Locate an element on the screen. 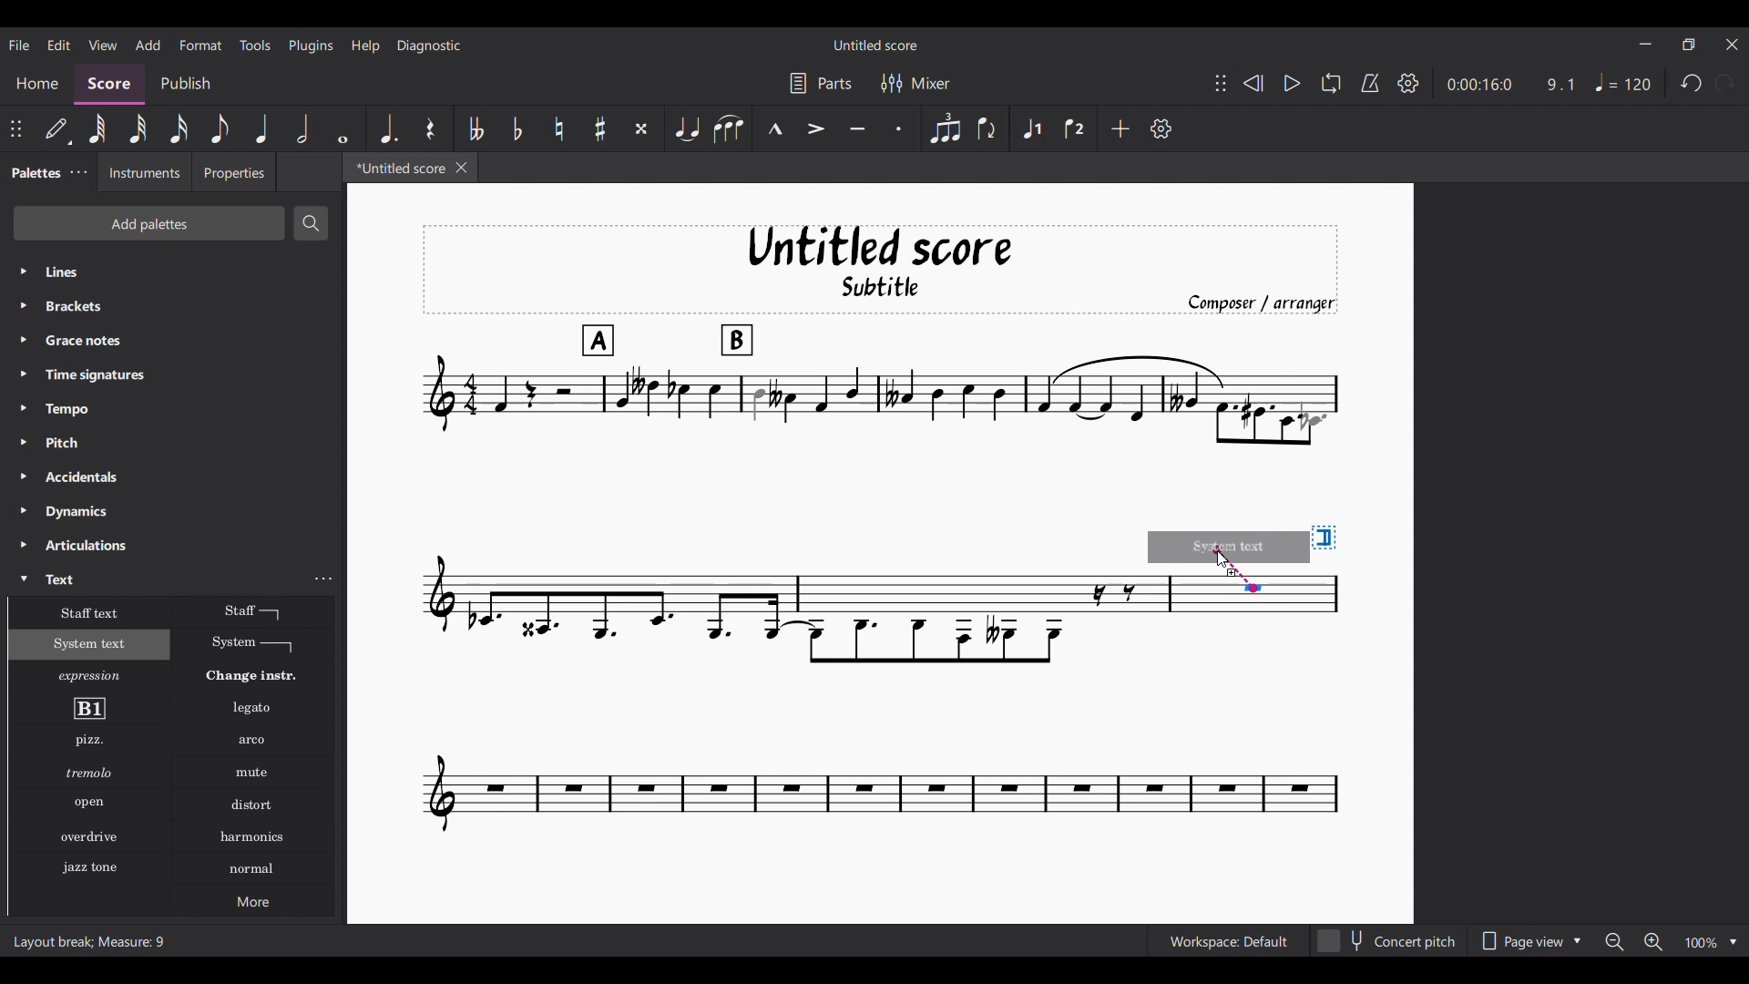 This screenshot has width=1749, height=984. File menu is located at coordinates (19, 45).